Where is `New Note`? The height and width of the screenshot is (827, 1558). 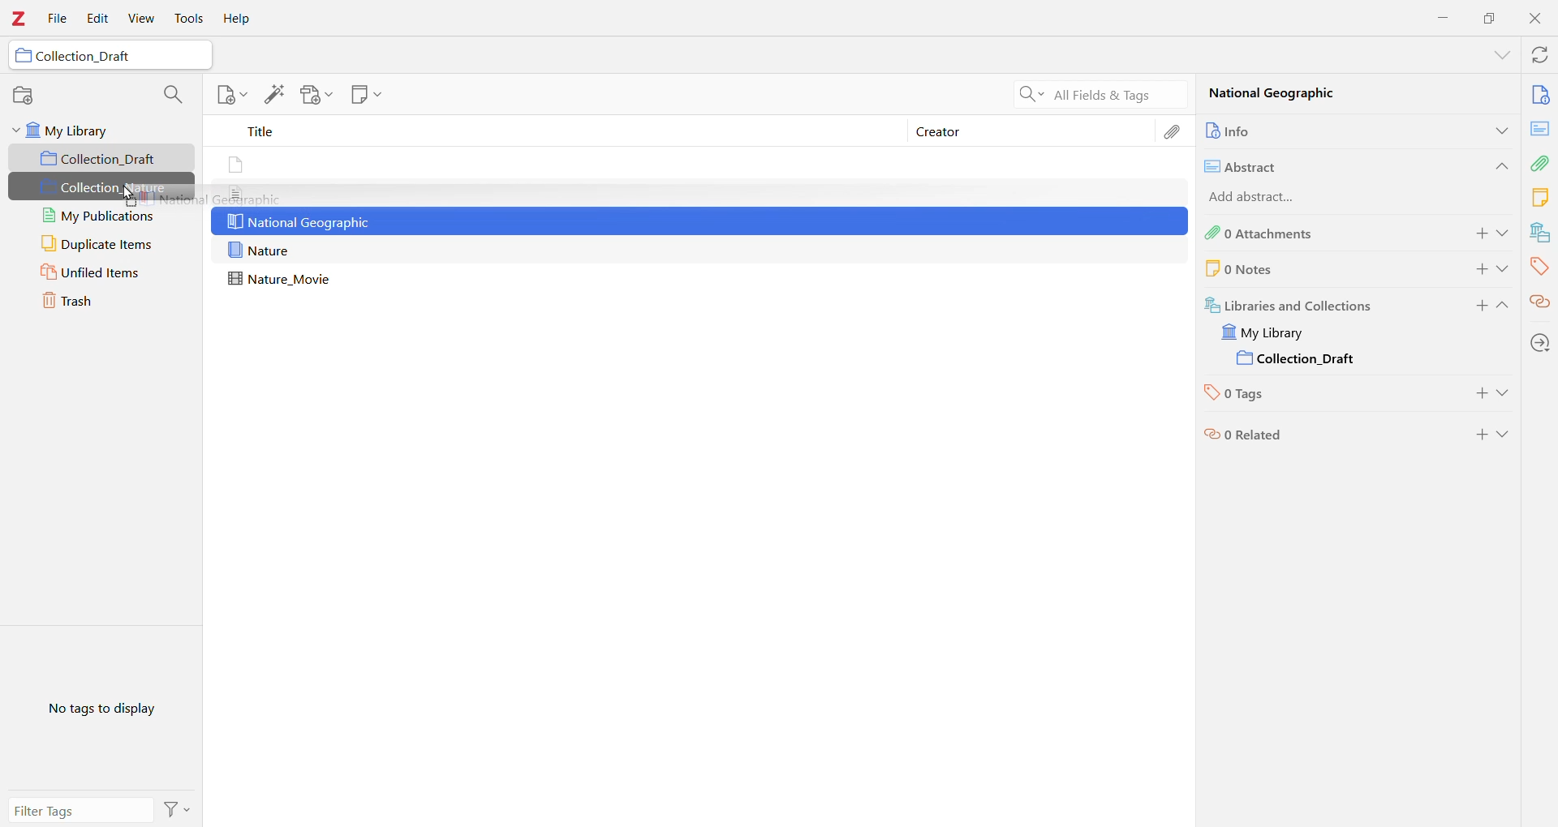 New Note is located at coordinates (366, 95).